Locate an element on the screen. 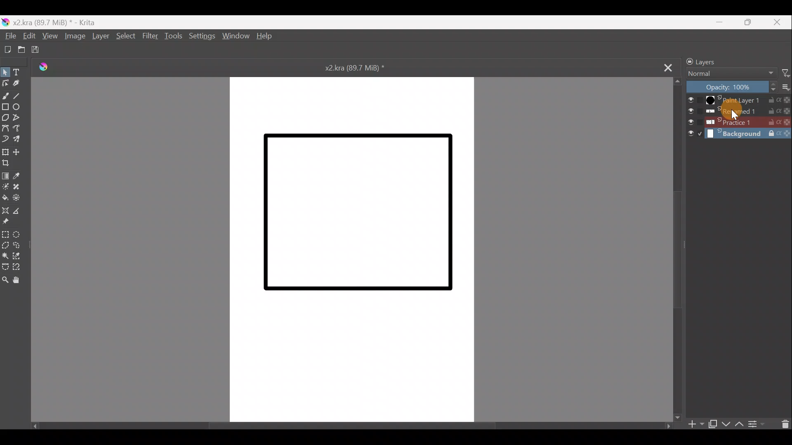 This screenshot has height=445, width=792. Measure distance between two points is located at coordinates (23, 211).